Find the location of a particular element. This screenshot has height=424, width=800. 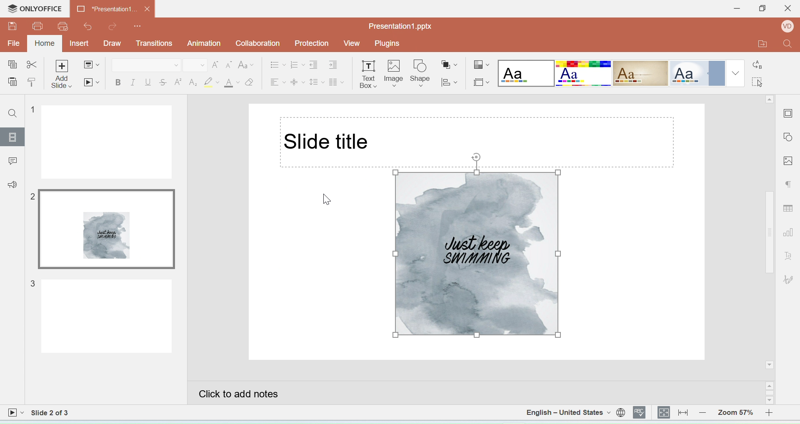

cursor is located at coordinates (325, 200).